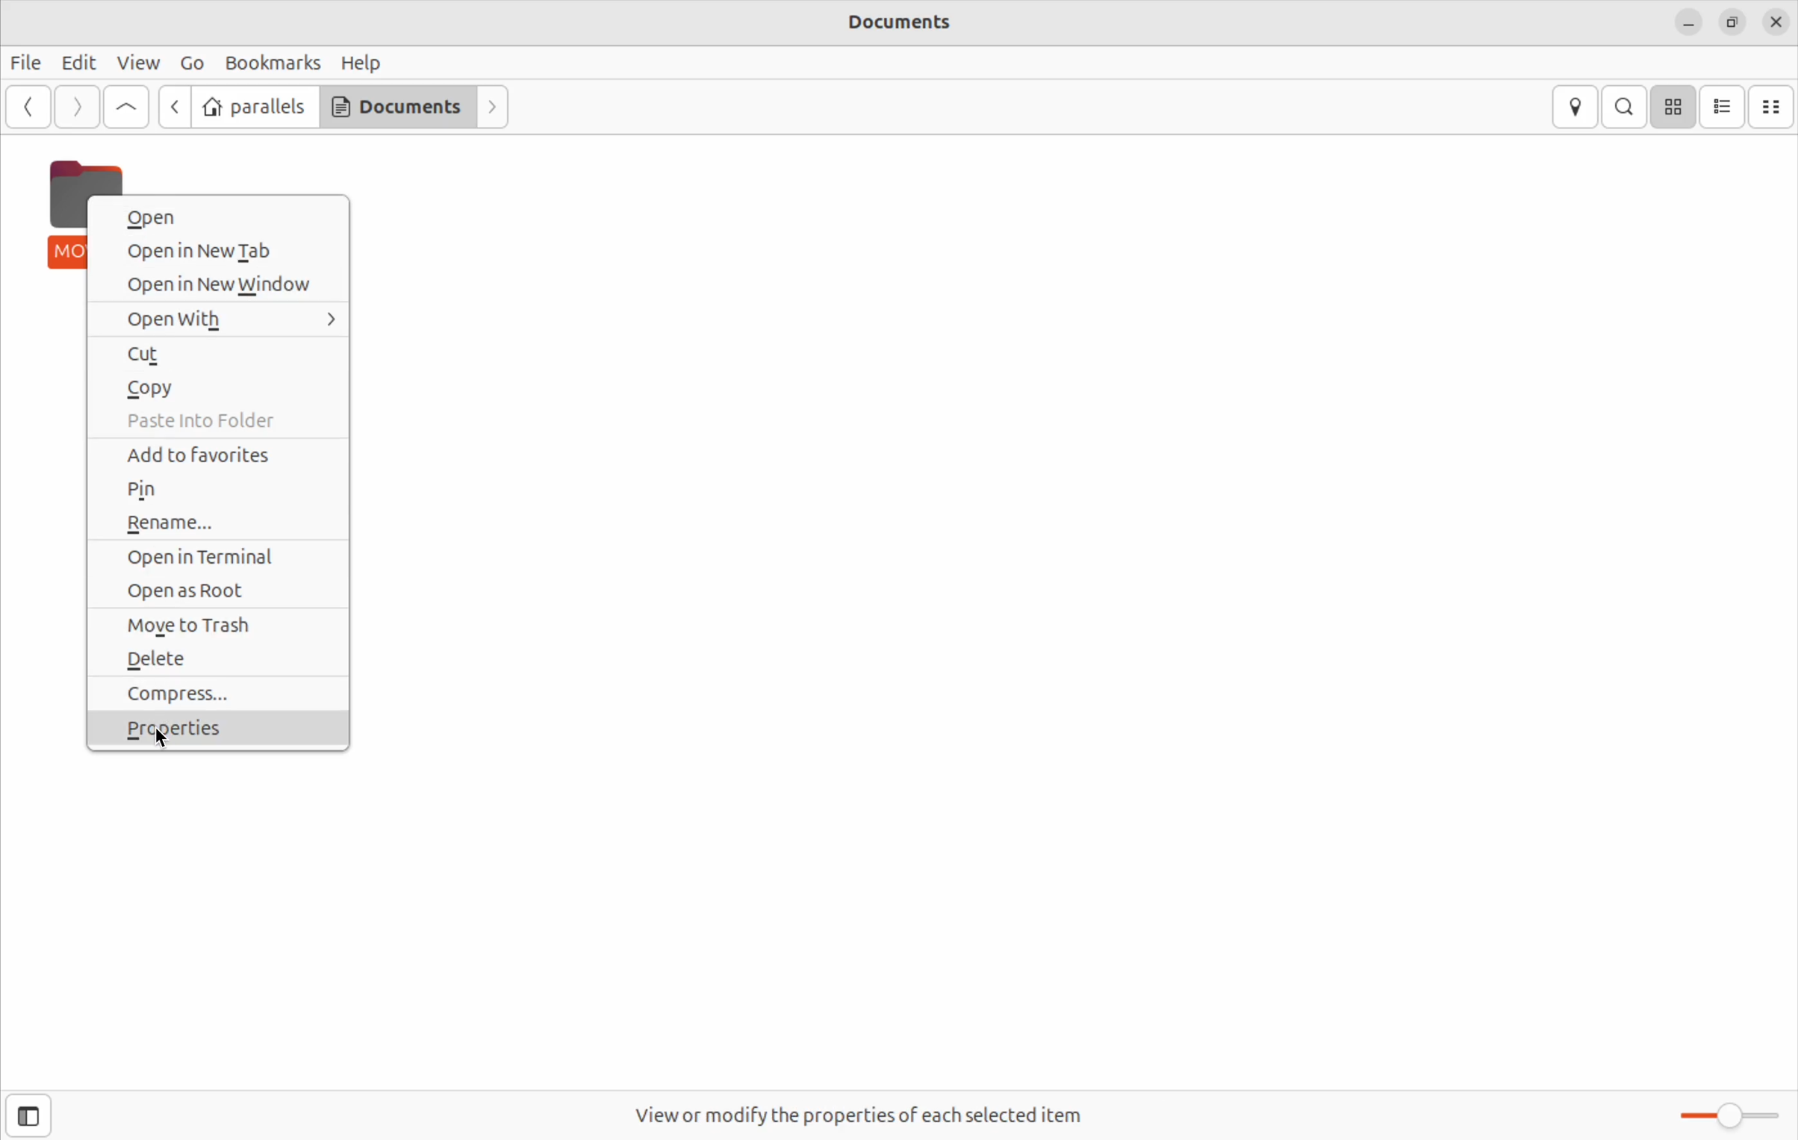 This screenshot has height=1140, width=1798. I want to click on delete, so click(220, 658).